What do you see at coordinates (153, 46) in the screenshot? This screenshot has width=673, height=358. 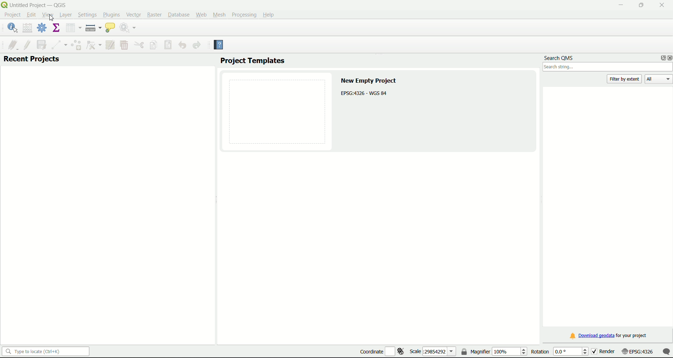 I see `Copy feature` at bounding box center [153, 46].